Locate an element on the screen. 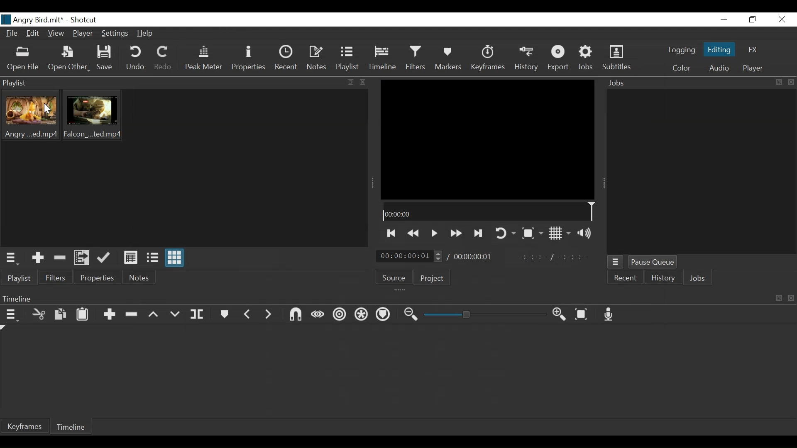  Lift is located at coordinates (153, 314).